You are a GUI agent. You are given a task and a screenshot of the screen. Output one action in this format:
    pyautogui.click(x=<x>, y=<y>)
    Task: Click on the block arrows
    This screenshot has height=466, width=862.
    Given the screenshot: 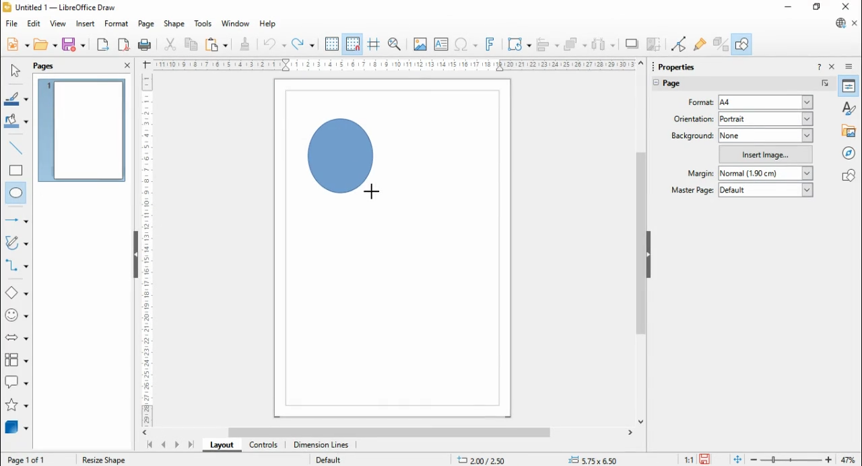 What is the action you would take?
    pyautogui.click(x=18, y=339)
    